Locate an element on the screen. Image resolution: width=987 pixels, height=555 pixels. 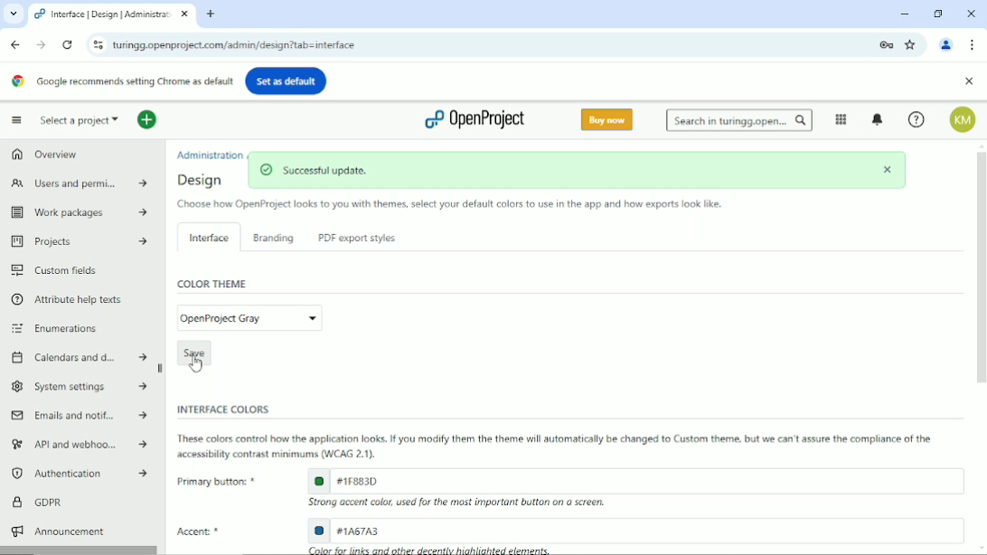
edit color theme (current color theme: OpenProject gray) is located at coordinates (249, 317).